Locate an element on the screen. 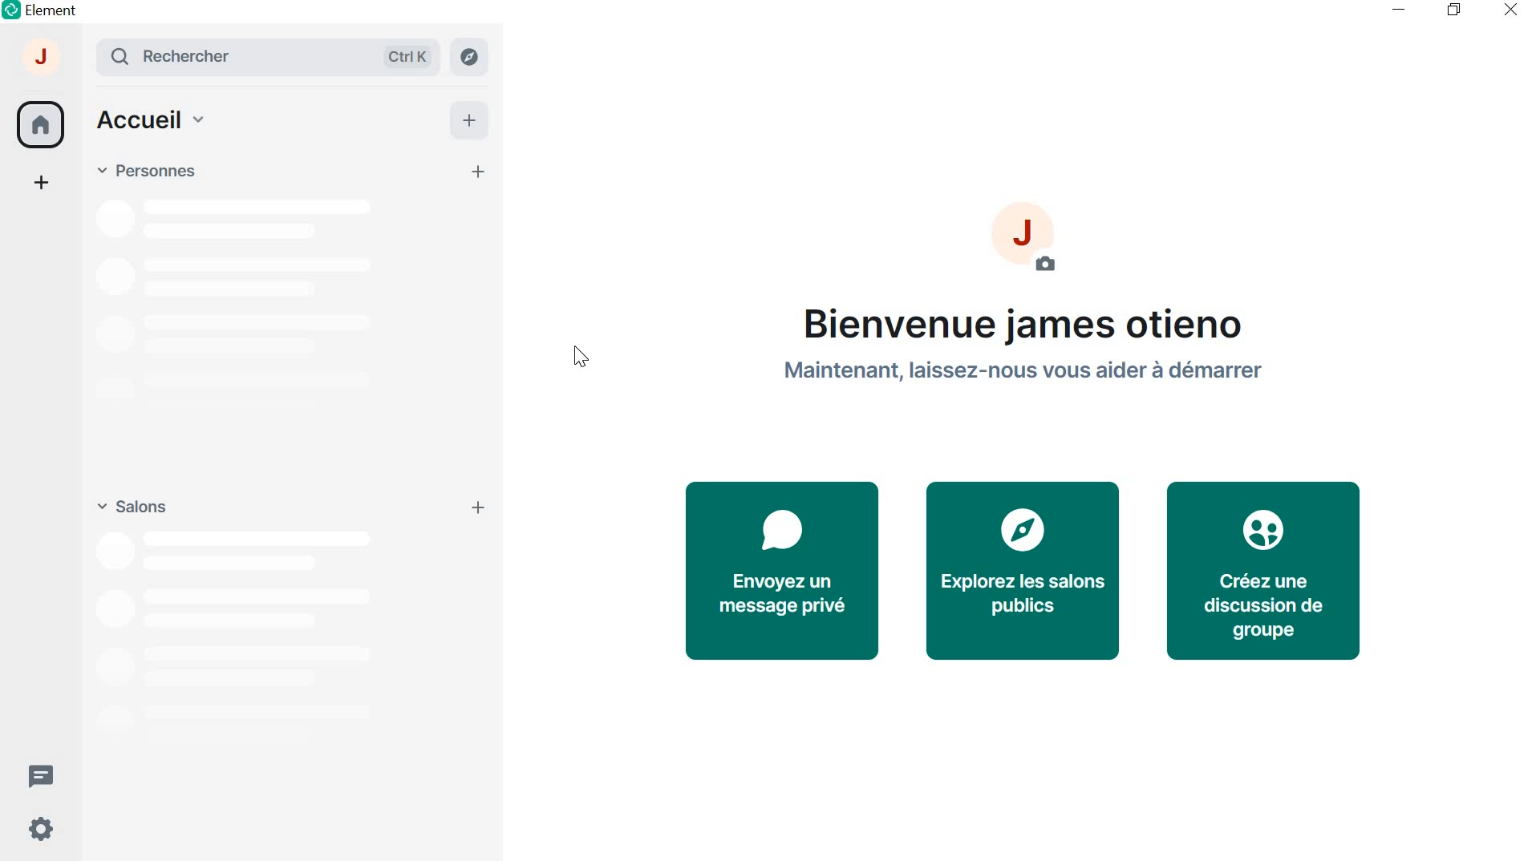 Image resolution: width=1540 pixels, height=861 pixels. MINIMIZE is located at coordinates (1400, 10).